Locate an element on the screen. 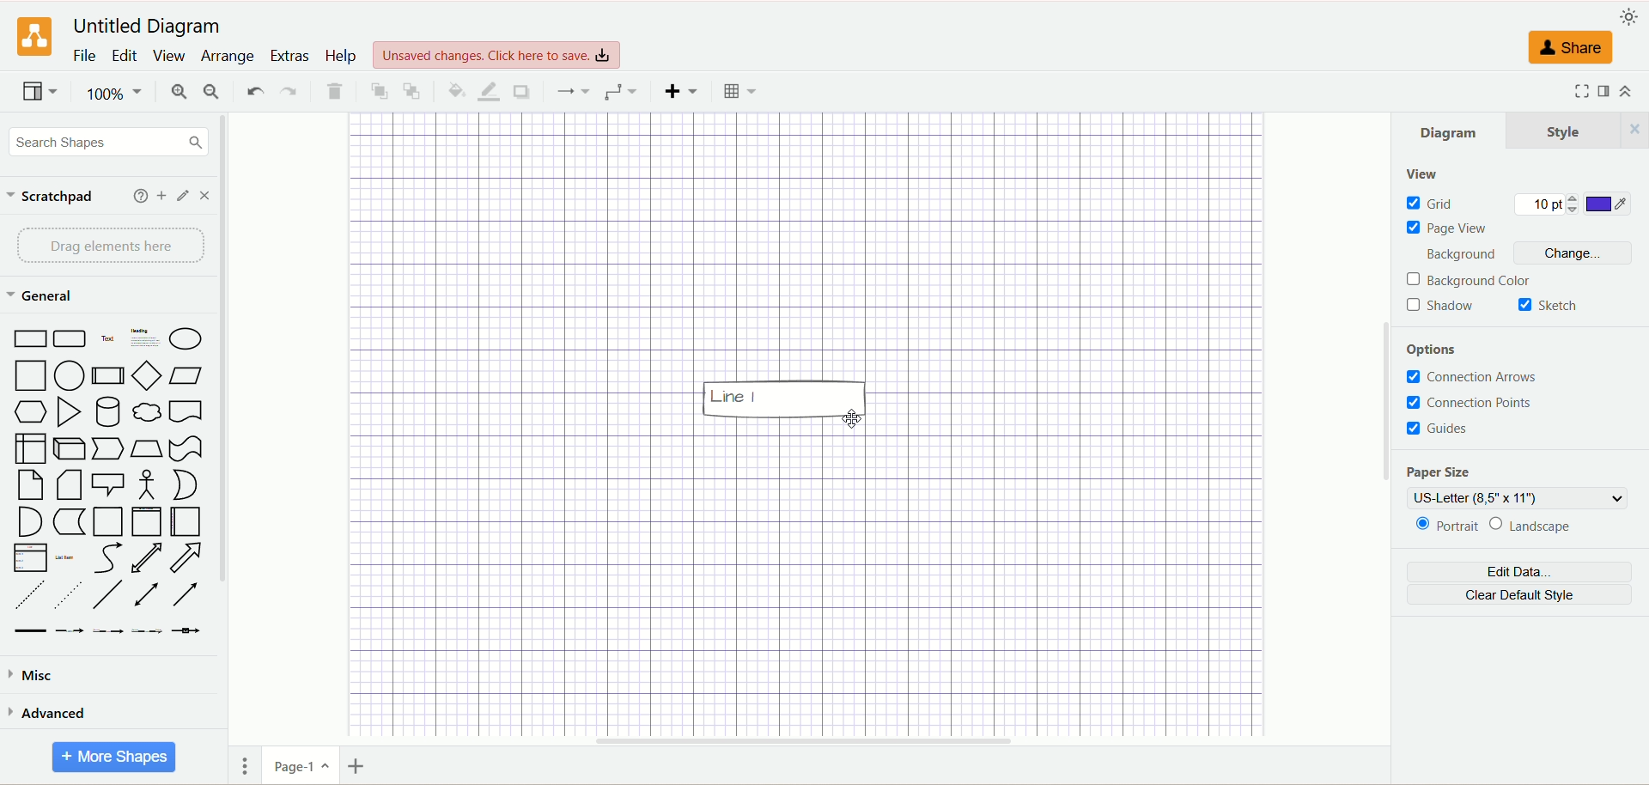 The width and height of the screenshot is (1649, 785). delete is located at coordinates (336, 92).